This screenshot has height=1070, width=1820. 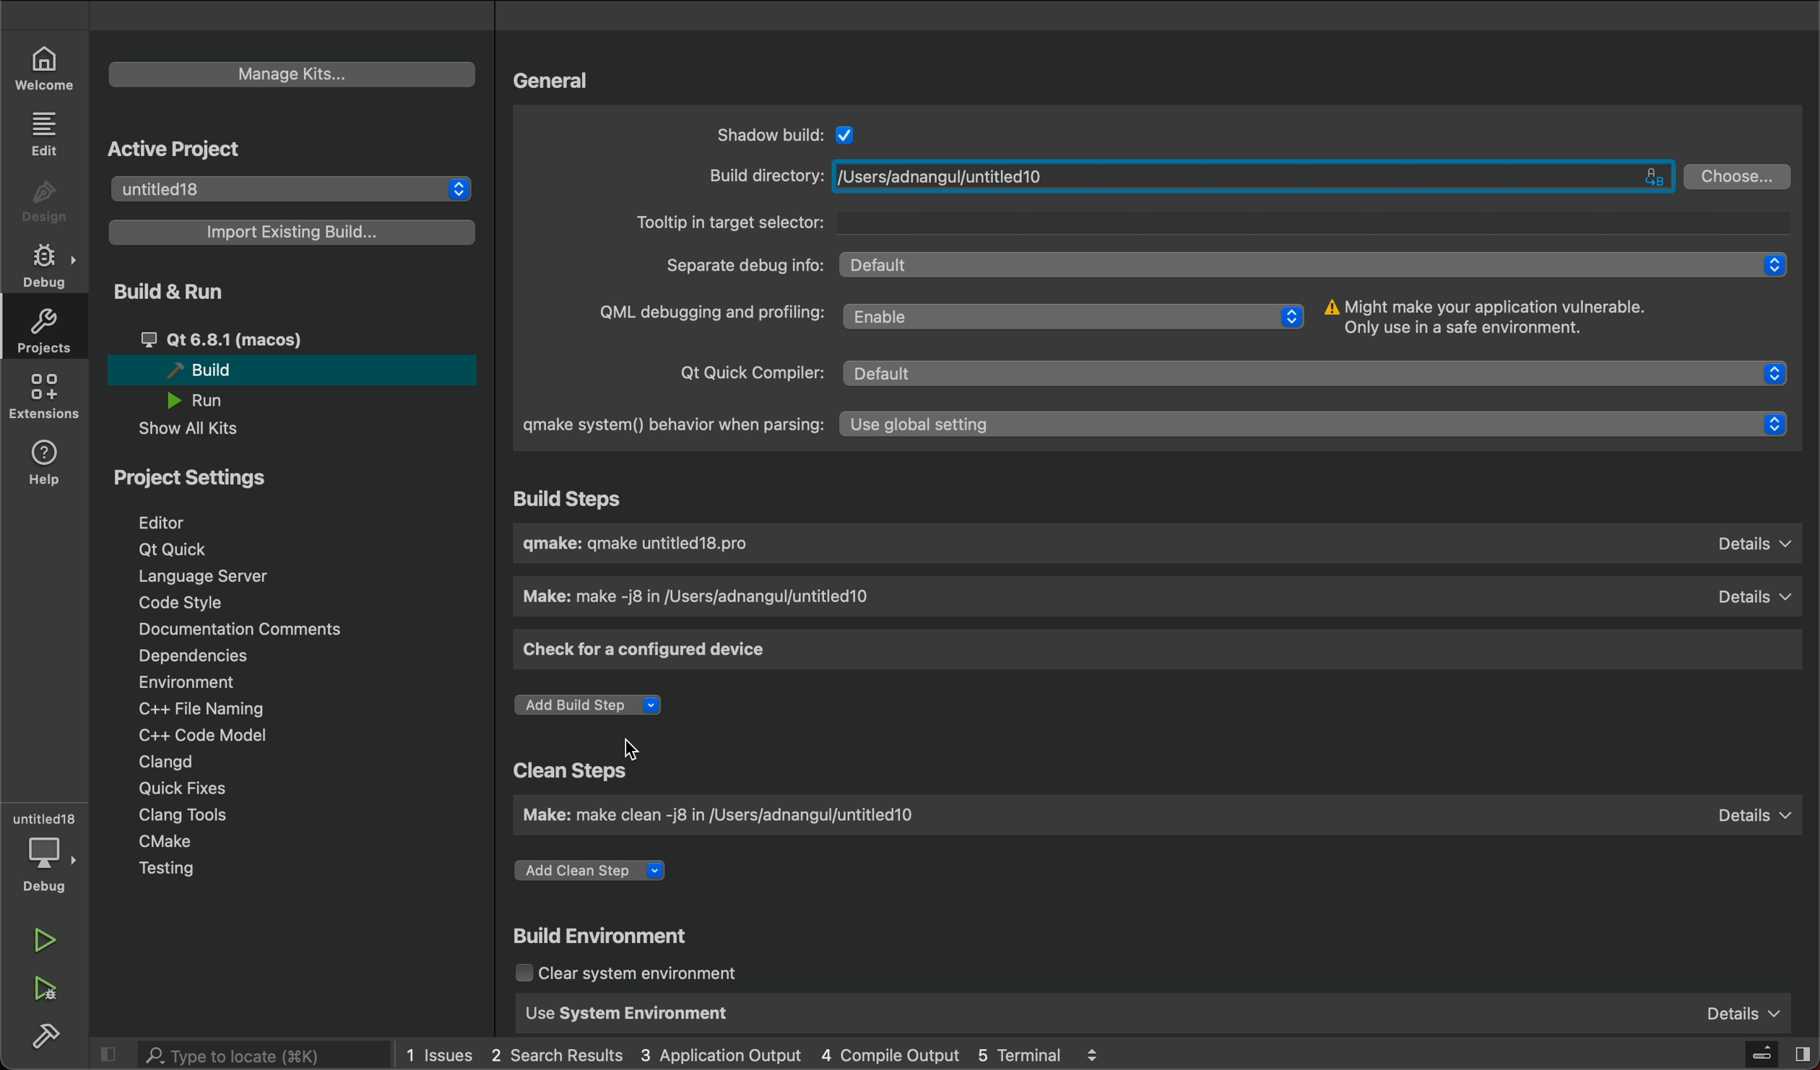 I want to click on run, so click(x=43, y=944).